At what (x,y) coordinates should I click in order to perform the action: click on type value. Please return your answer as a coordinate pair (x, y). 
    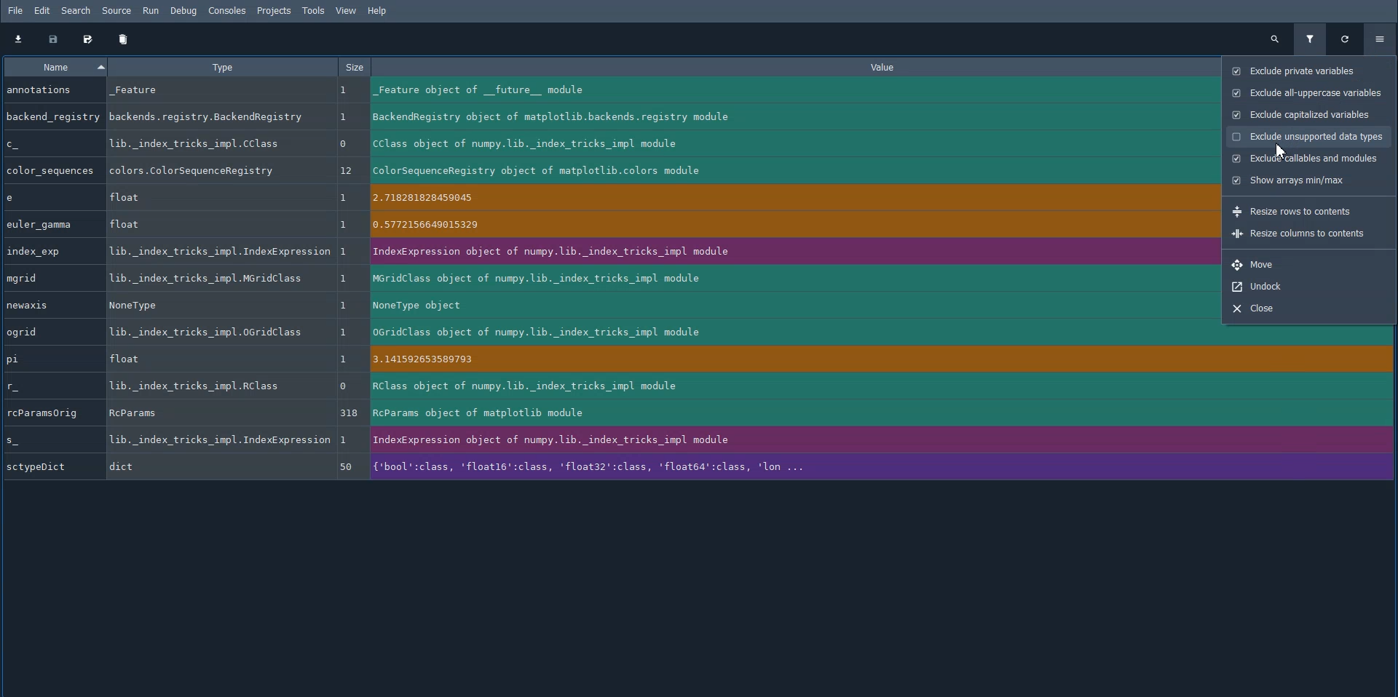
    Looking at the image, I should click on (219, 440).